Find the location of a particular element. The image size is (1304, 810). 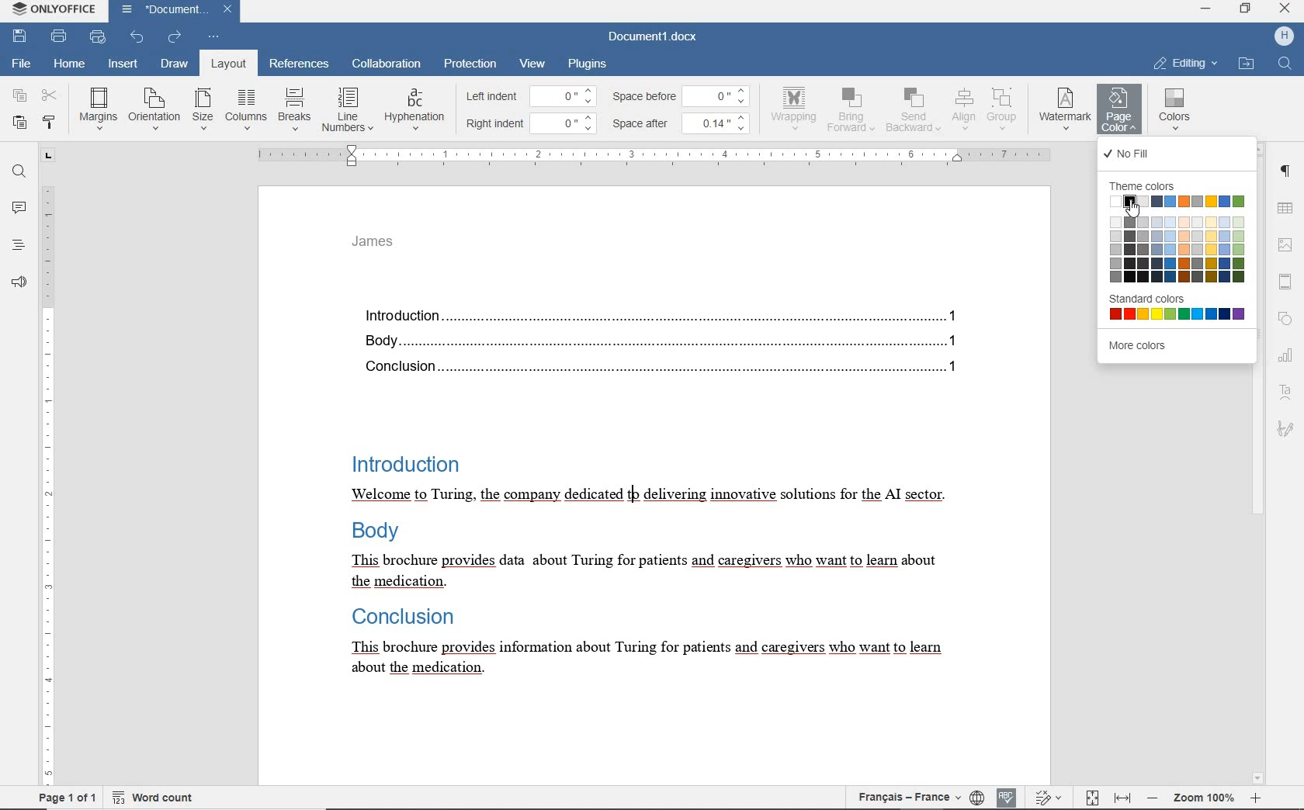

profile is located at coordinates (1277, 36).